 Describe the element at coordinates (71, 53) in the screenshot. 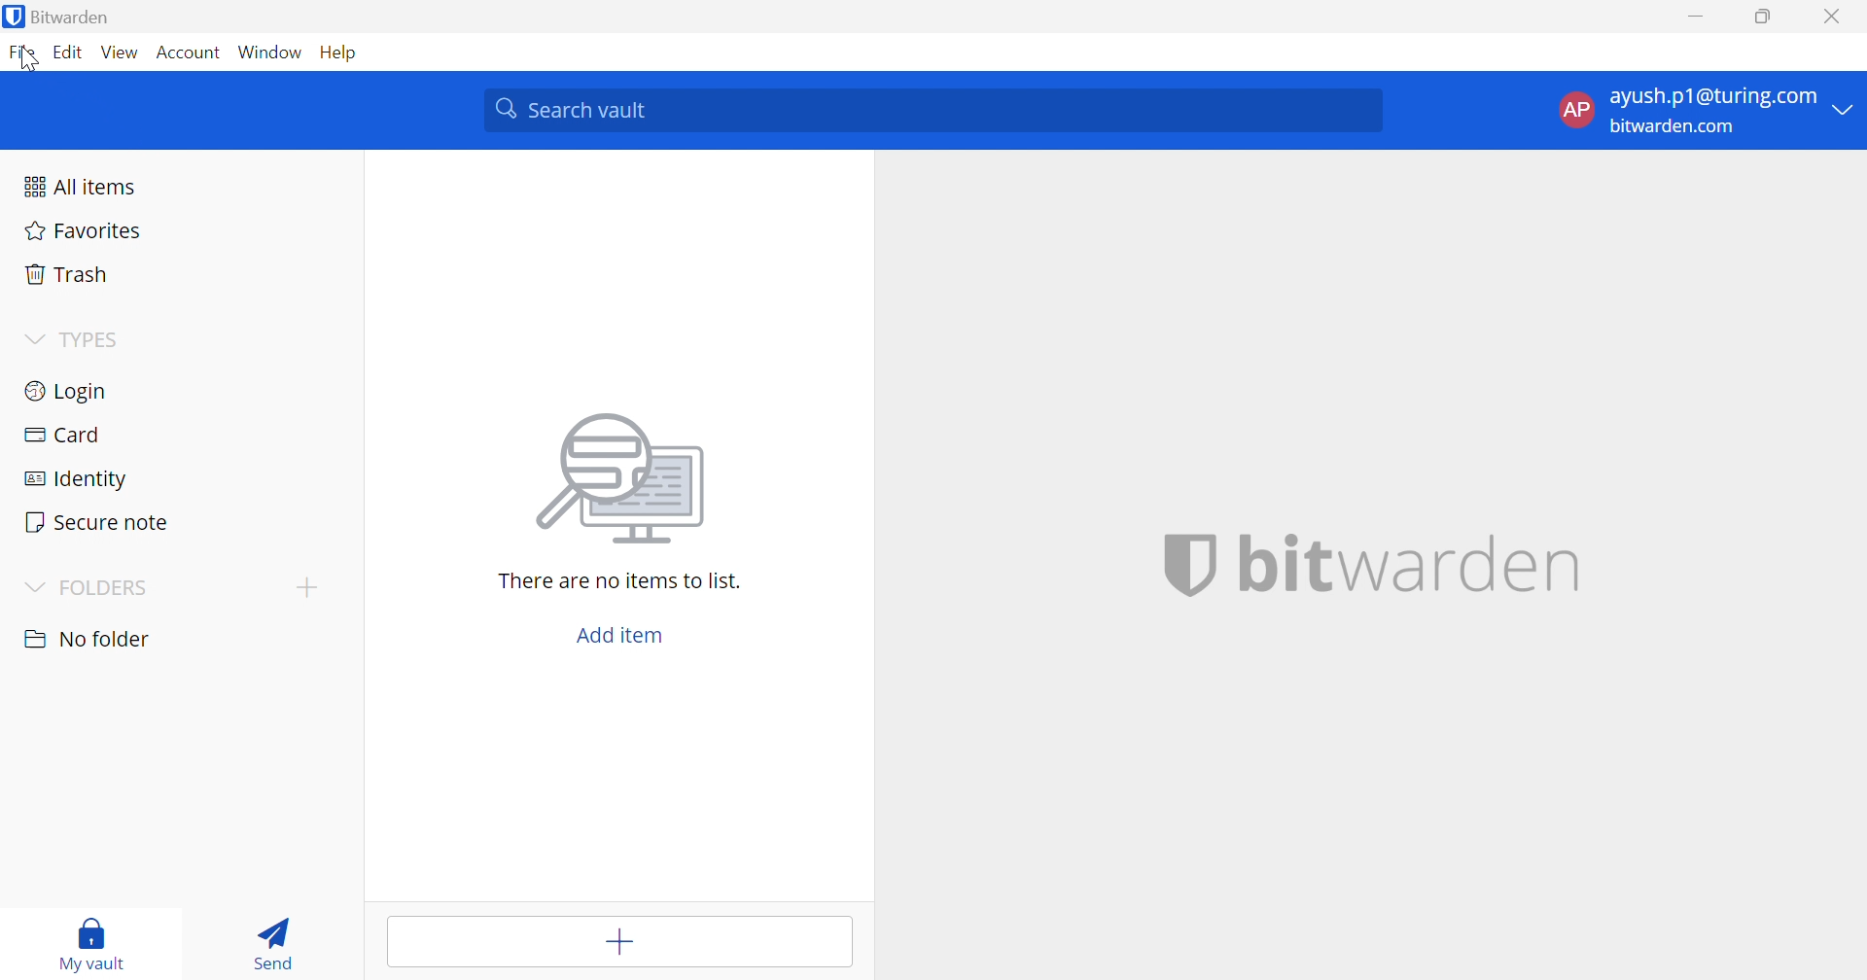

I see `Edit` at that location.